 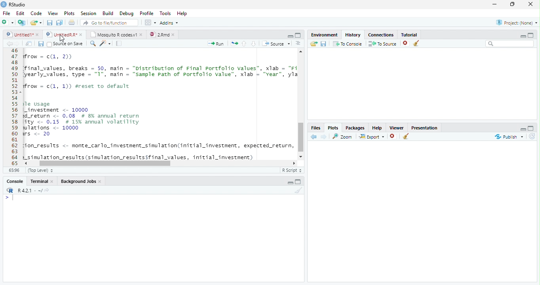 What do you see at coordinates (22, 34) in the screenshot?
I see `Untited1*` at bounding box center [22, 34].